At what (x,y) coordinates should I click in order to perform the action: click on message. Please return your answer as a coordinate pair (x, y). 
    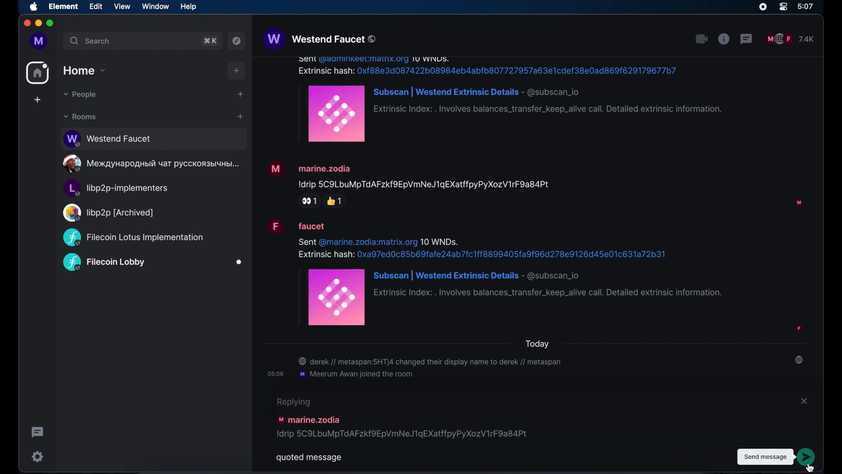
    Looking at the image, I should click on (400, 420).